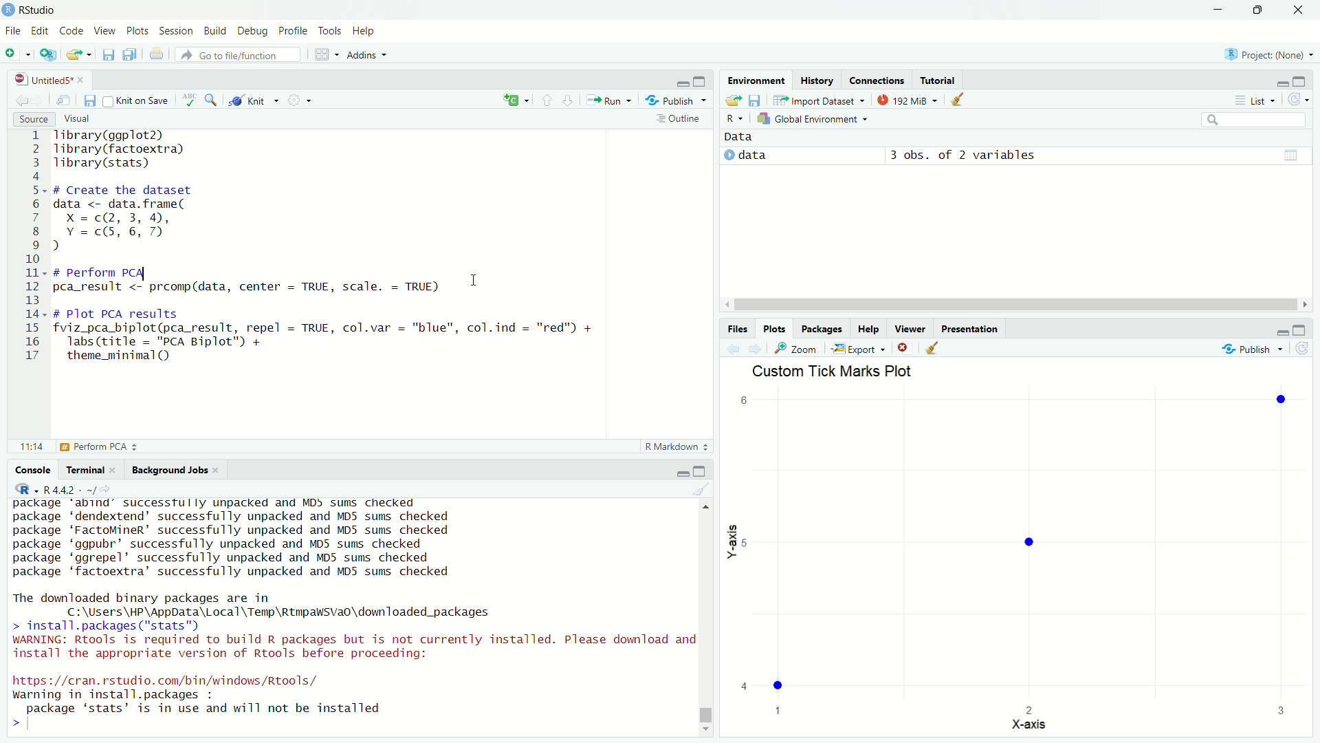 Image resolution: width=1320 pixels, height=743 pixels. I want to click on remove the current plot, so click(903, 347).